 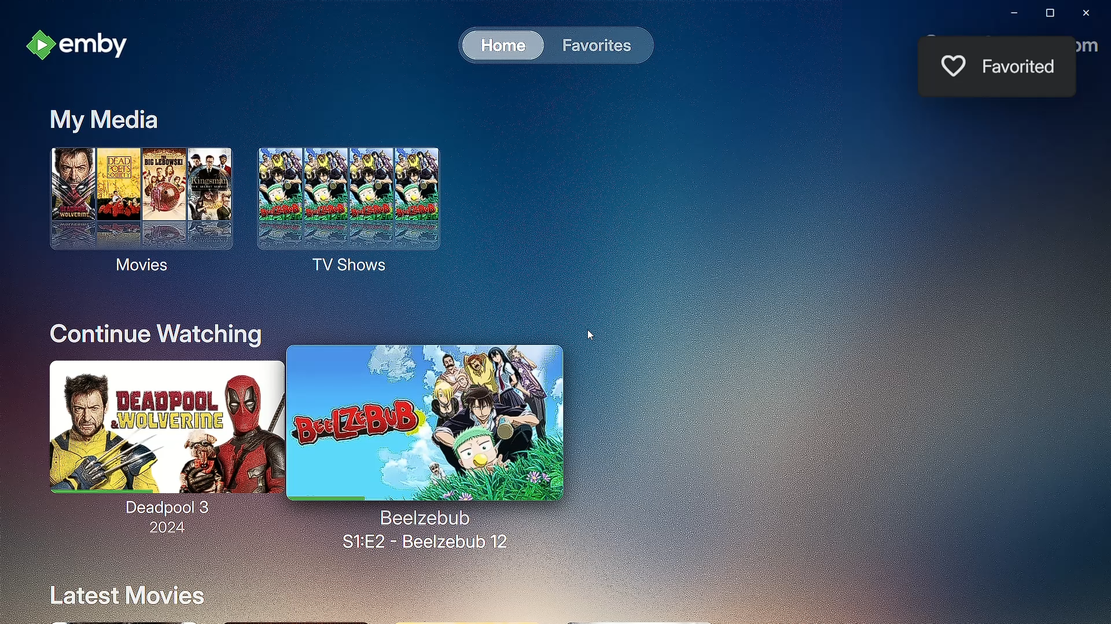 What do you see at coordinates (1088, 13) in the screenshot?
I see `Close` at bounding box center [1088, 13].